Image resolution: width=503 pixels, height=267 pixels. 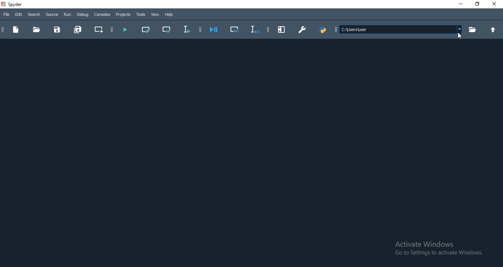 What do you see at coordinates (170, 15) in the screenshot?
I see `help` at bounding box center [170, 15].